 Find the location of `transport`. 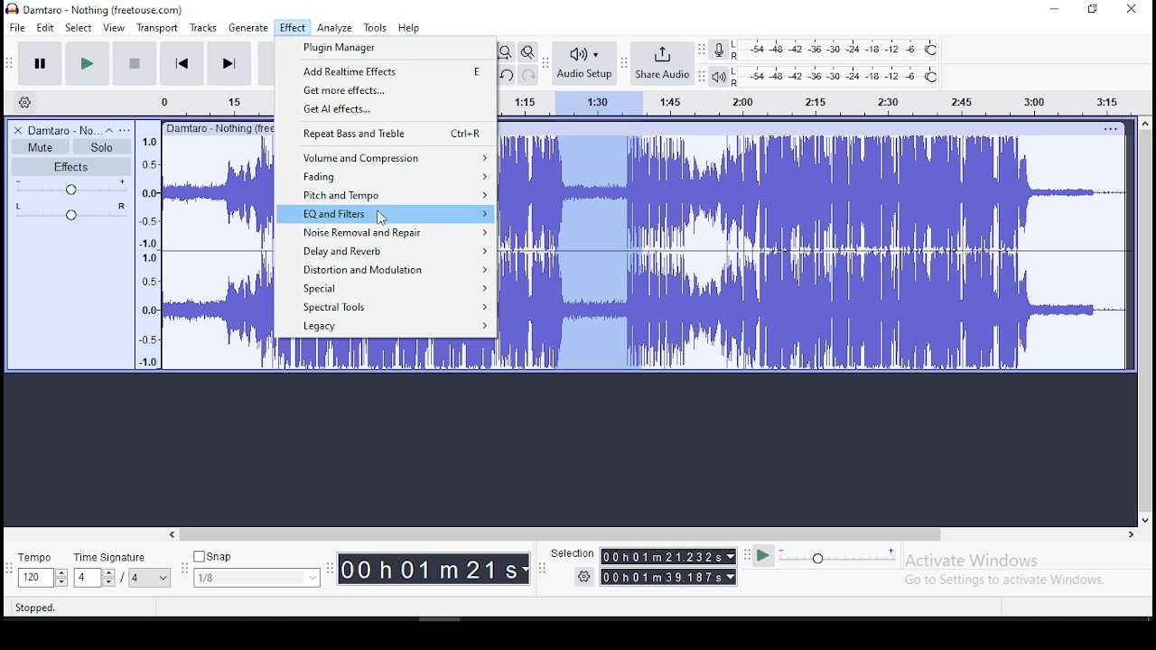

transport is located at coordinates (157, 28).